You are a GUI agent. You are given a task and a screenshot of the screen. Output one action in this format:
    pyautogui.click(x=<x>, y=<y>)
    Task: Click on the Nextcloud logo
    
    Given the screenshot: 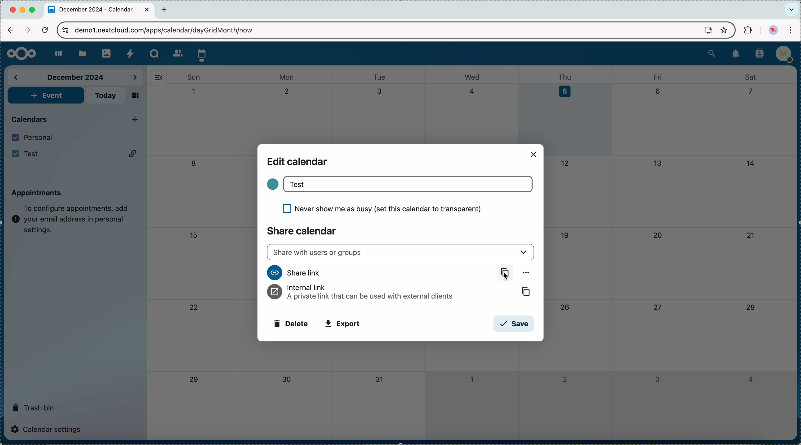 What is the action you would take?
    pyautogui.click(x=19, y=54)
    